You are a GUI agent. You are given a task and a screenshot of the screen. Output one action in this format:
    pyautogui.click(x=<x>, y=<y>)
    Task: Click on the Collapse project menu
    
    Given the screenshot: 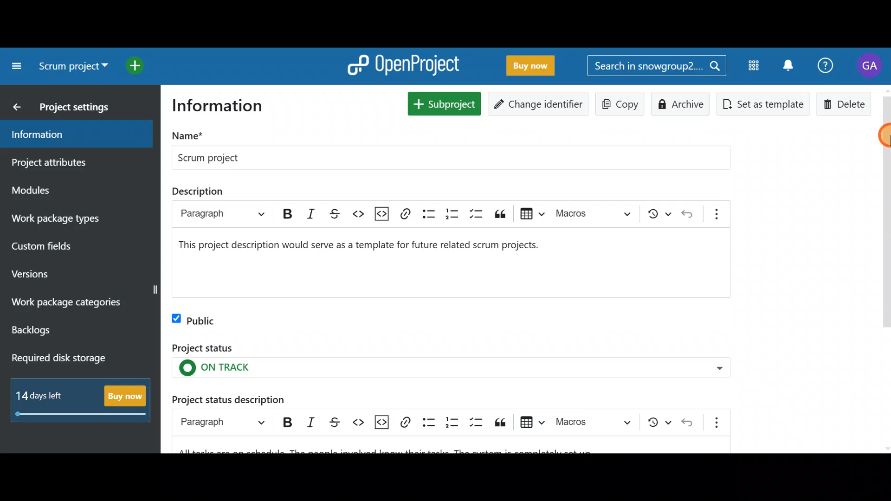 What is the action you would take?
    pyautogui.click(x=14, y=66)
    